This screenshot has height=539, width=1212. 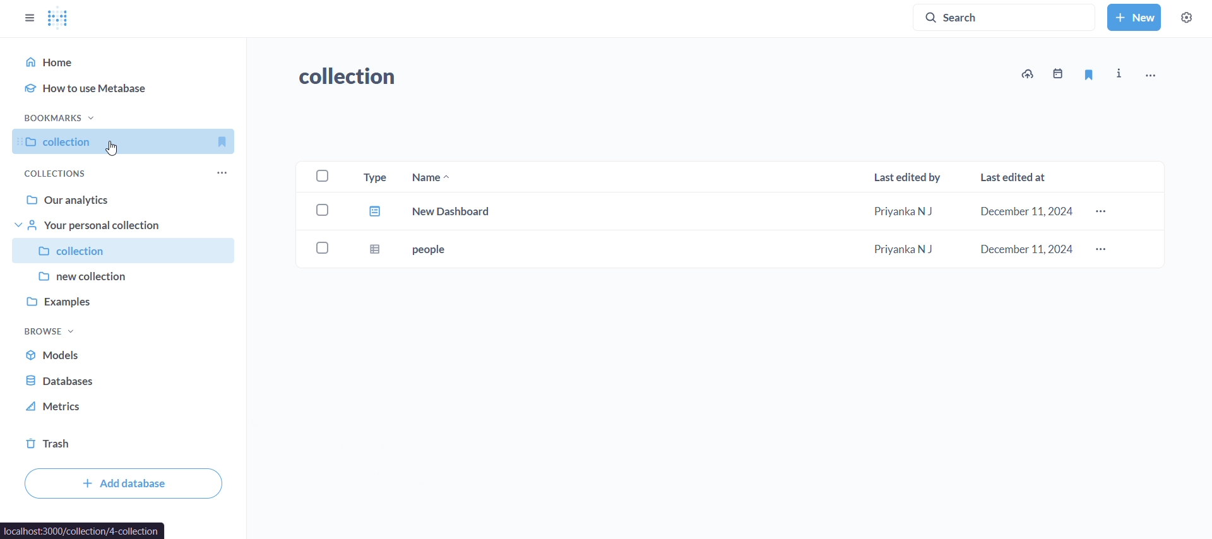 What do you see at coordinates (472, 176) in the screenshot?
I see `name` at bounding box center [472, 176].